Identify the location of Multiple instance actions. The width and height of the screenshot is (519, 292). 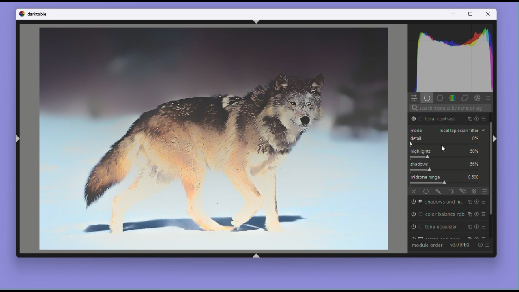
(469, 227).